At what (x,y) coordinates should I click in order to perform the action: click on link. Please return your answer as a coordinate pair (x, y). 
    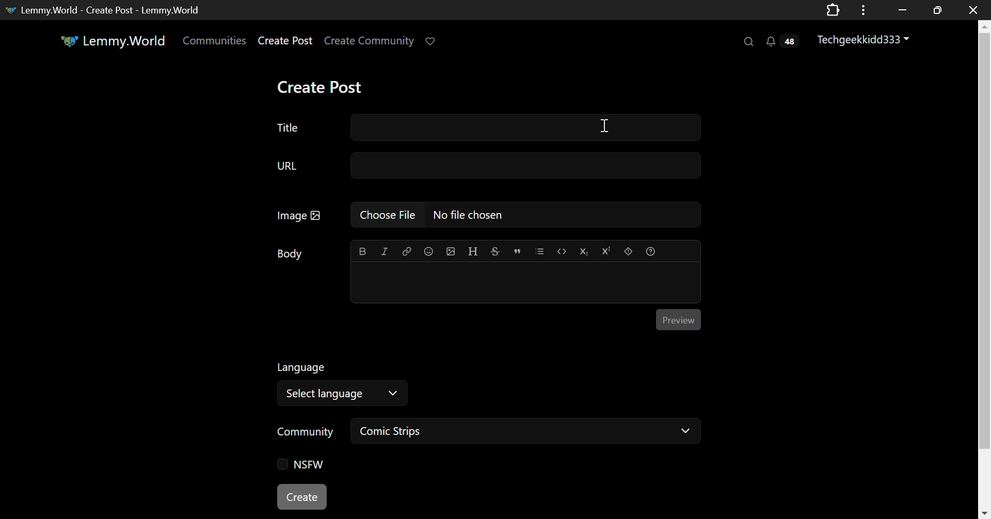
    Looking at the image, I should click on (405, 251).